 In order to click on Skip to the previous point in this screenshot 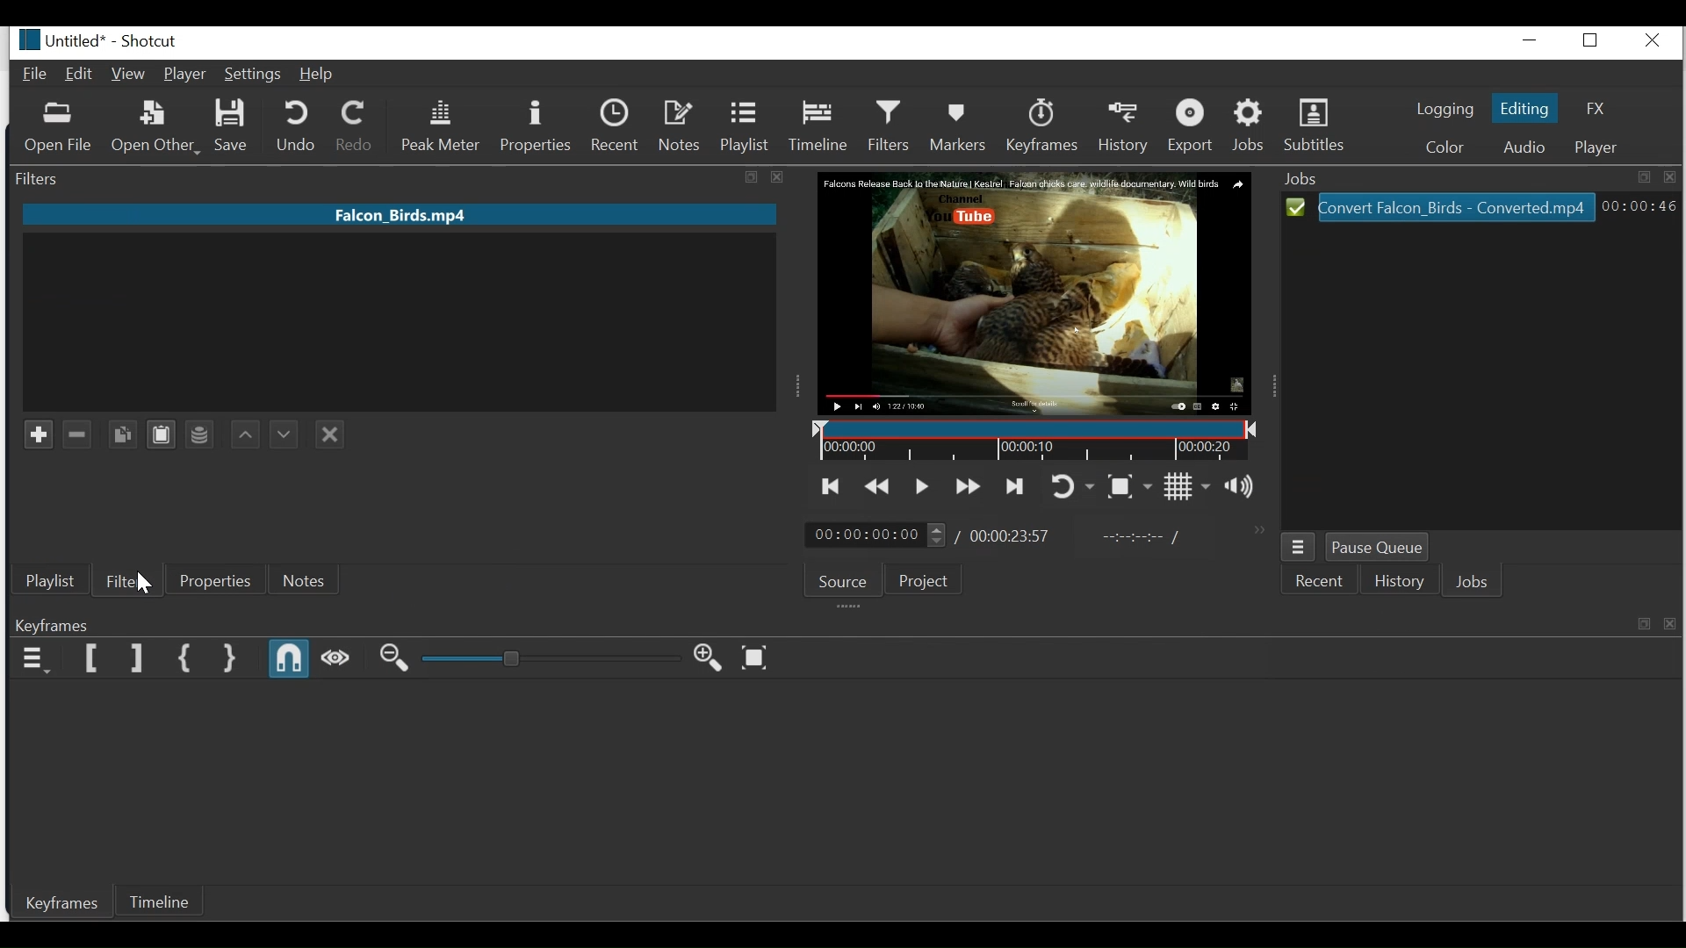, I will do `click(831, 488)`.